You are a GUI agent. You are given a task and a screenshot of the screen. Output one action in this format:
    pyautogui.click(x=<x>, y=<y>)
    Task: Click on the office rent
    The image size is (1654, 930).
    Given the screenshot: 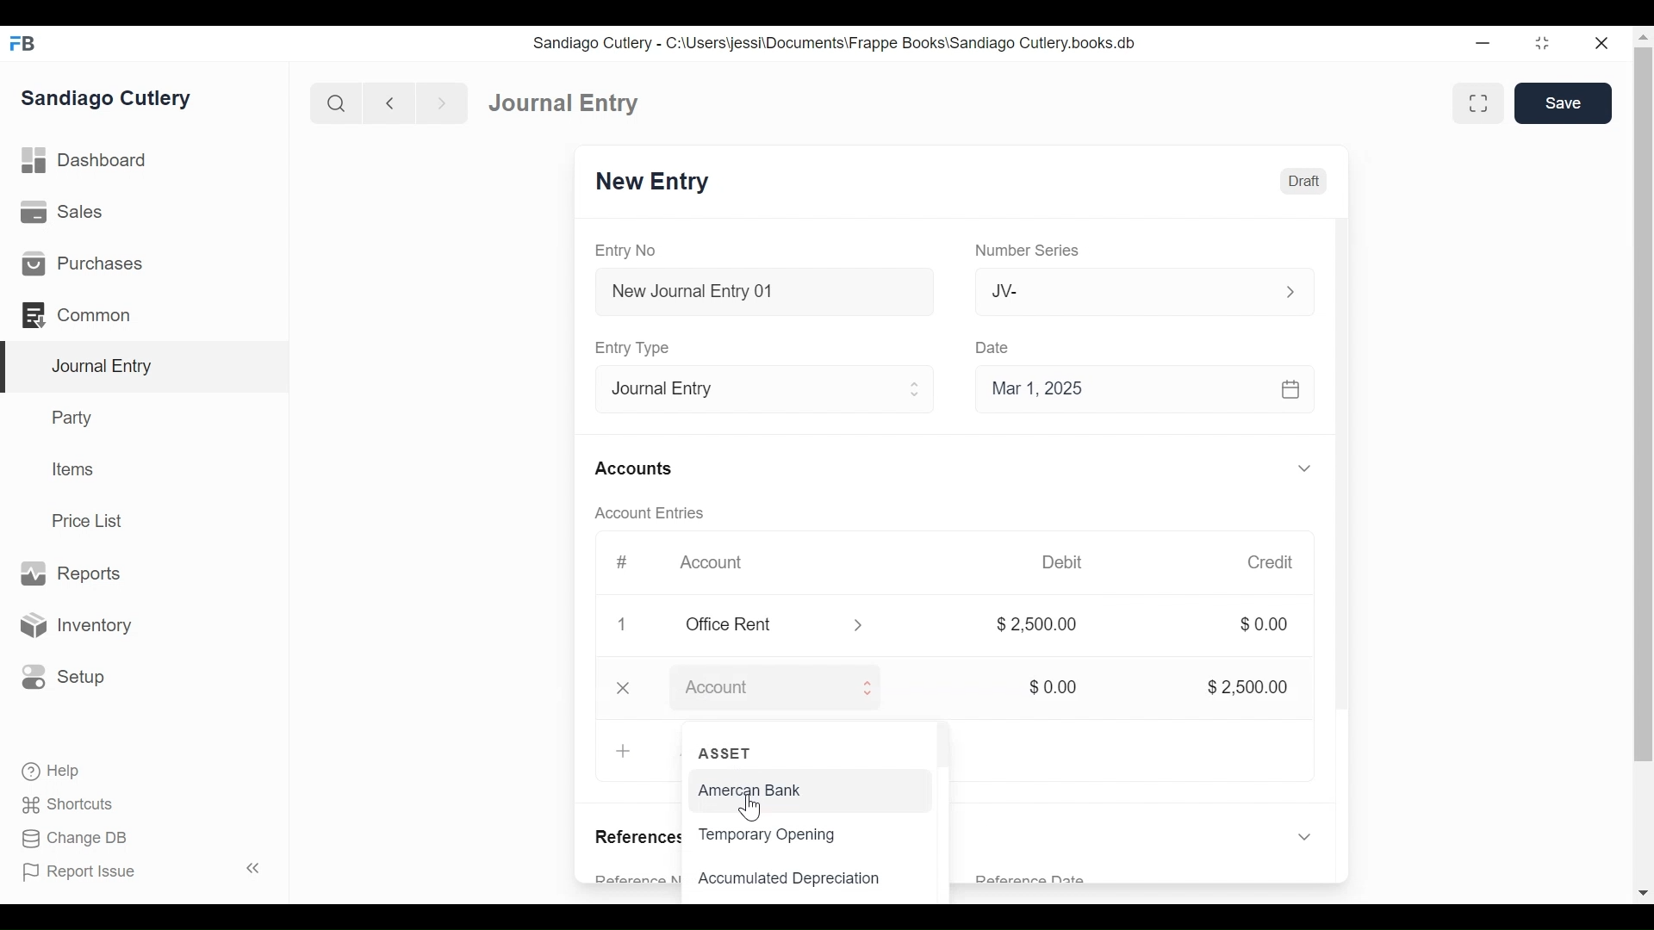 What is the action you would take?
    pyautogui.click(x=783, y=625)
    